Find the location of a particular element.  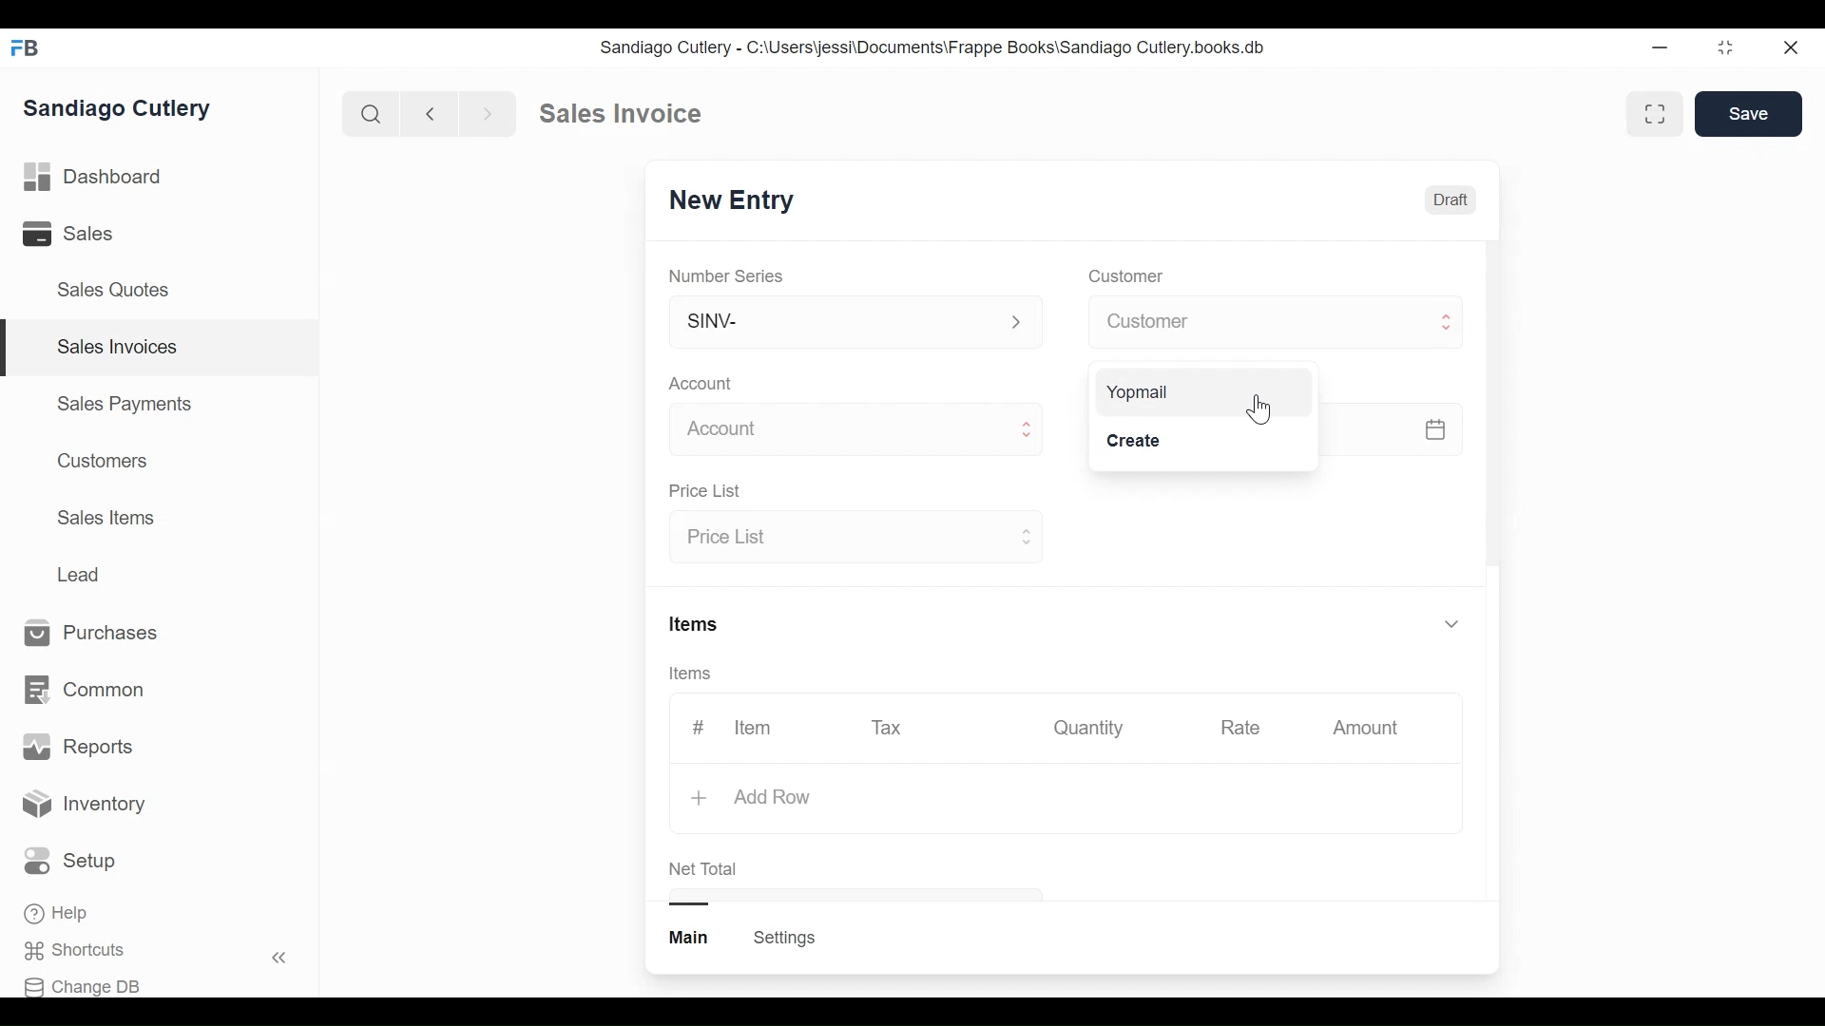

search is located at coordinates (372, 115).